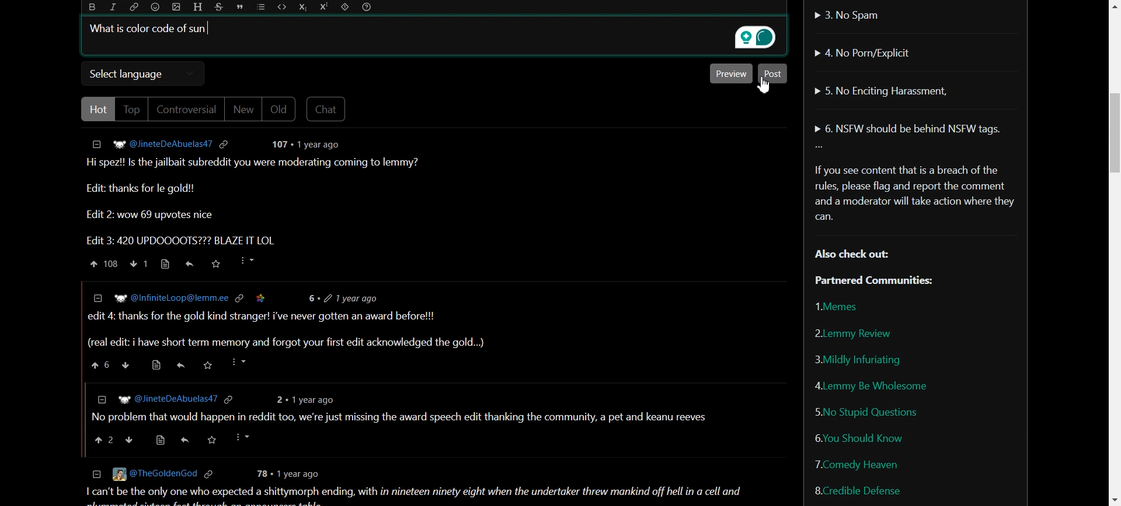 The image size is (1121, 506). What do you see at coordinates (96, 110) in the screenshot?
I see `Hot` at bounding box center [96, 110].